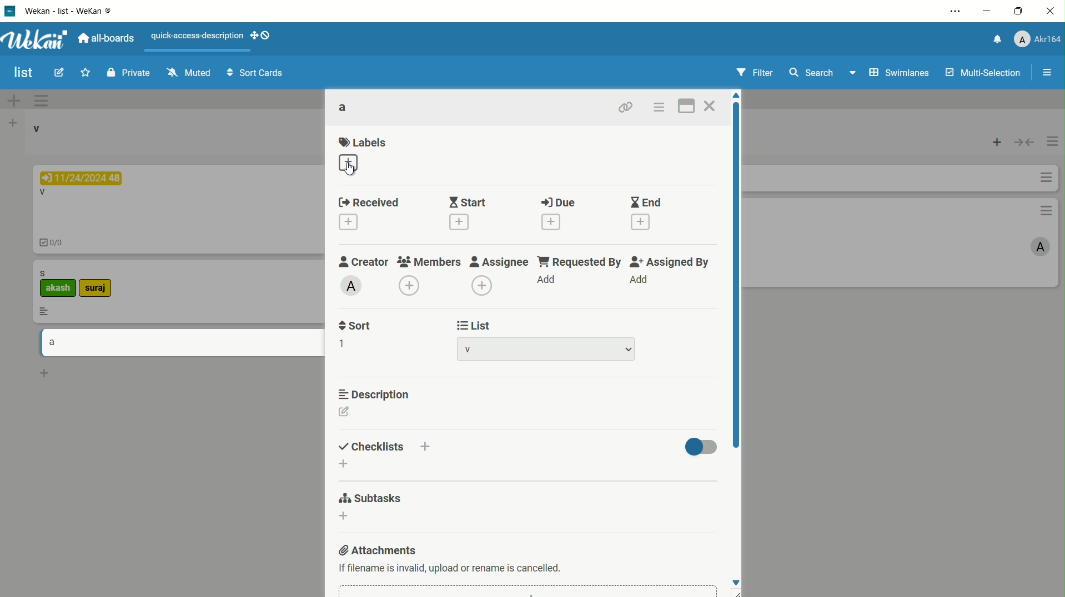 The height and width of the screenshot is (597, 1065). Describe the element at coordinates (371, 204) in the screenshot. I see `received` at that location.